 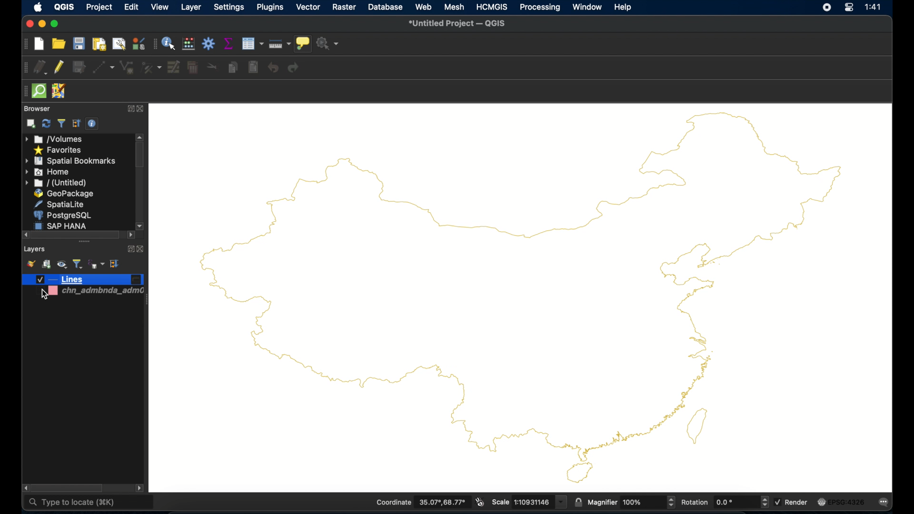 I want to click on database, so click(x=385, y=7).